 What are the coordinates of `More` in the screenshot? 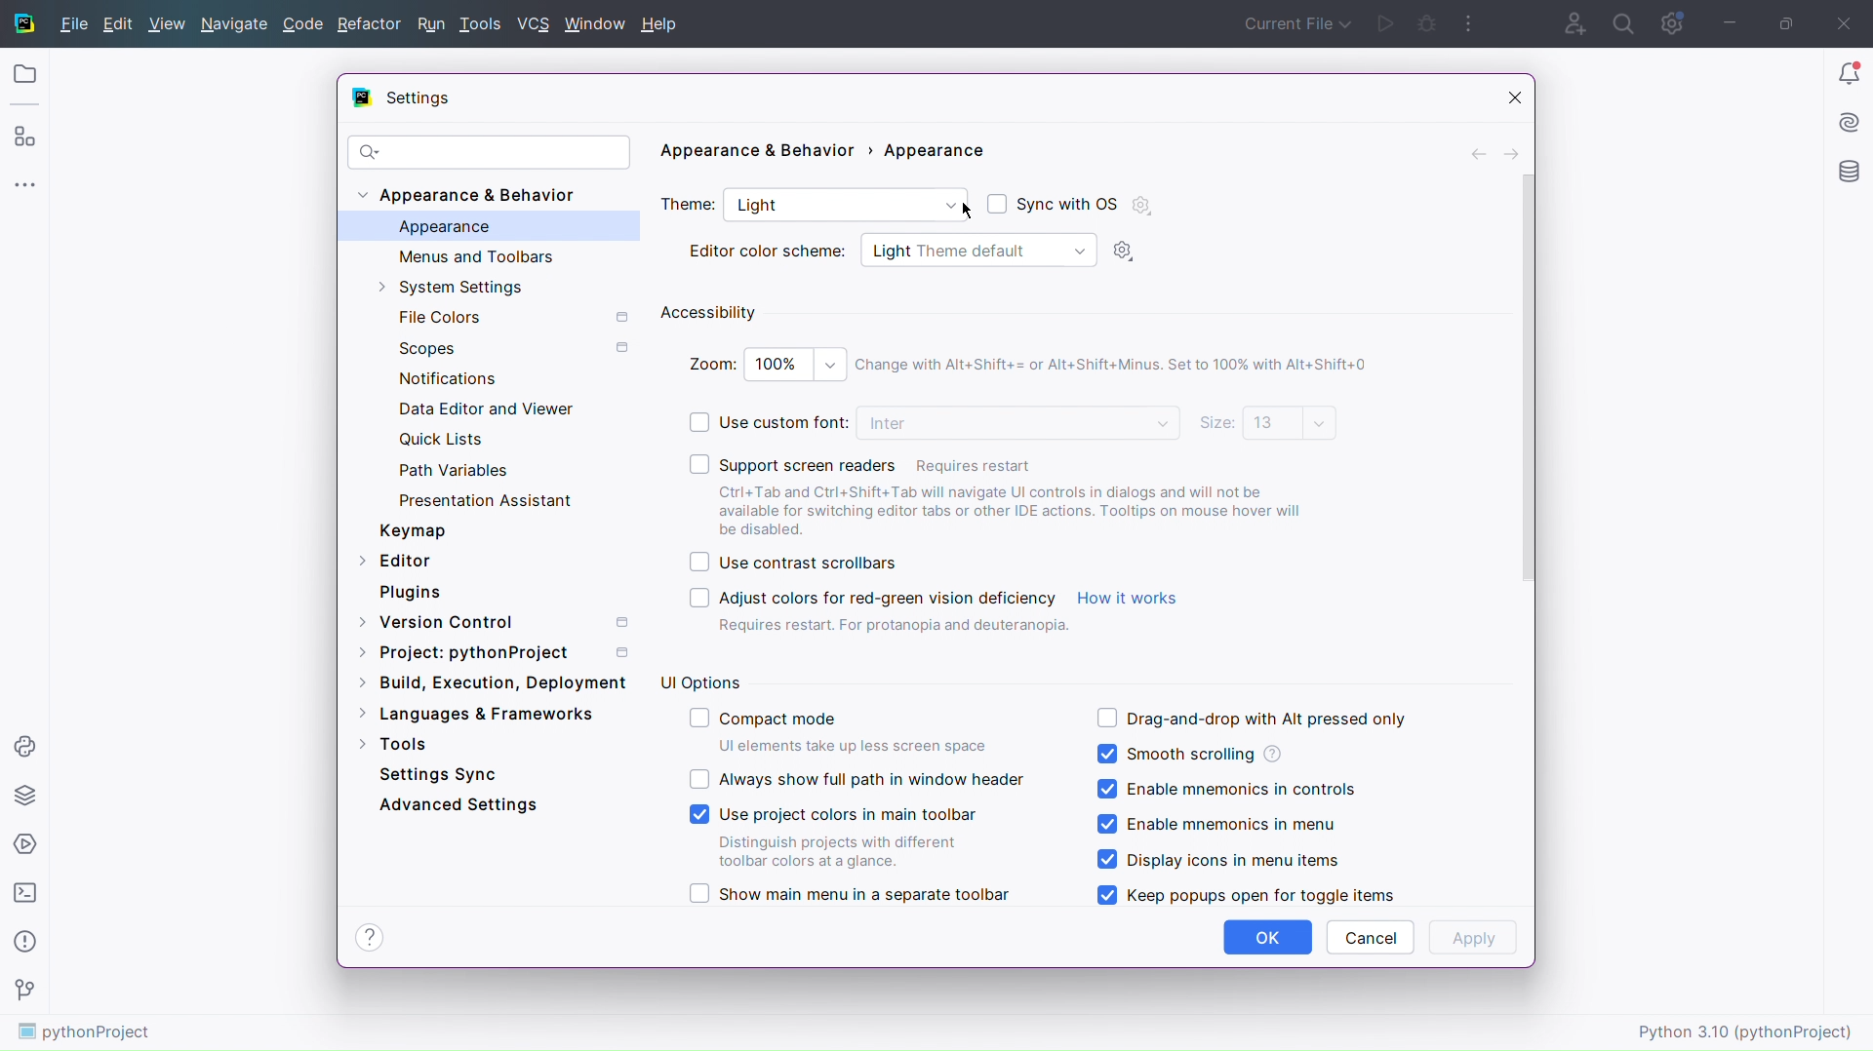 It's located at (1470, 21).